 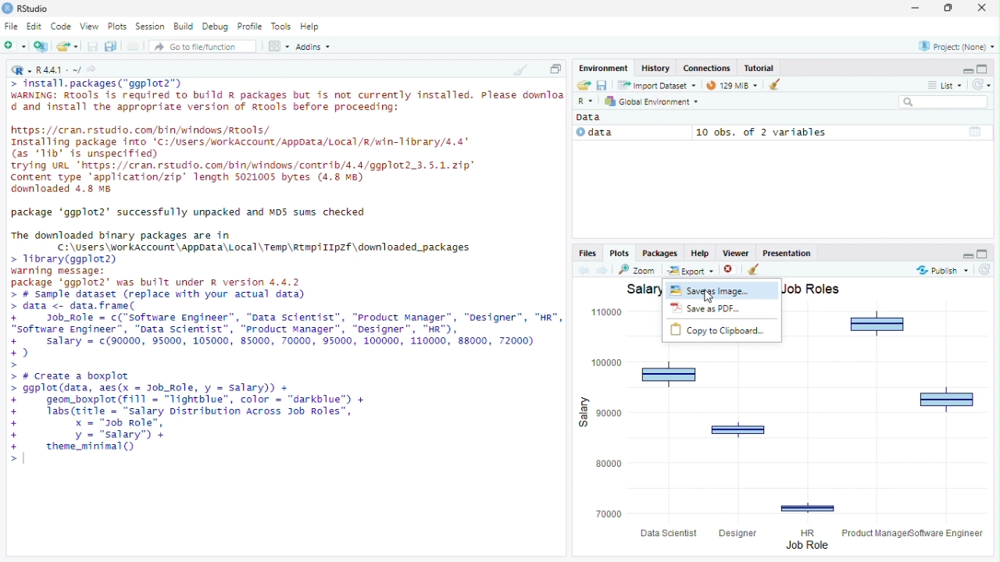 What do you see at coordinates (786, 453) in the screenshot?
I see `Plot - Salary Distribution Across Job Roles` at bounding box center [786, 453].